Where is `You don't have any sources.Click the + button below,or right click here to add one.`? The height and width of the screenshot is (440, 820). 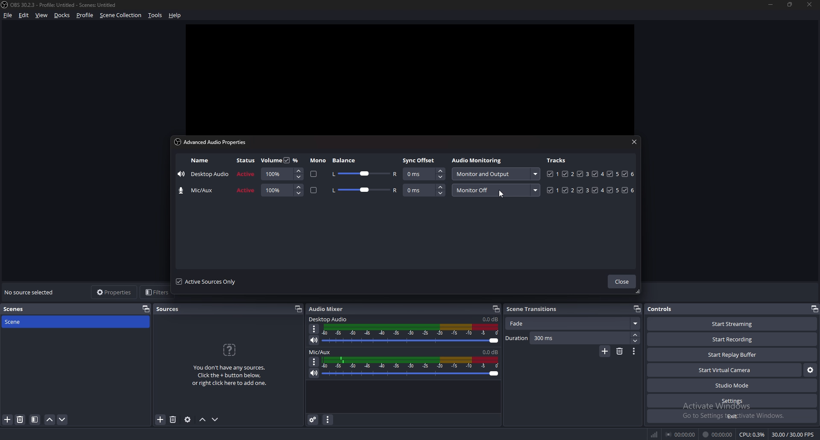
You don't have any sources.Click the + button below,or right click here to add one. is located at coordinates (229, 376).